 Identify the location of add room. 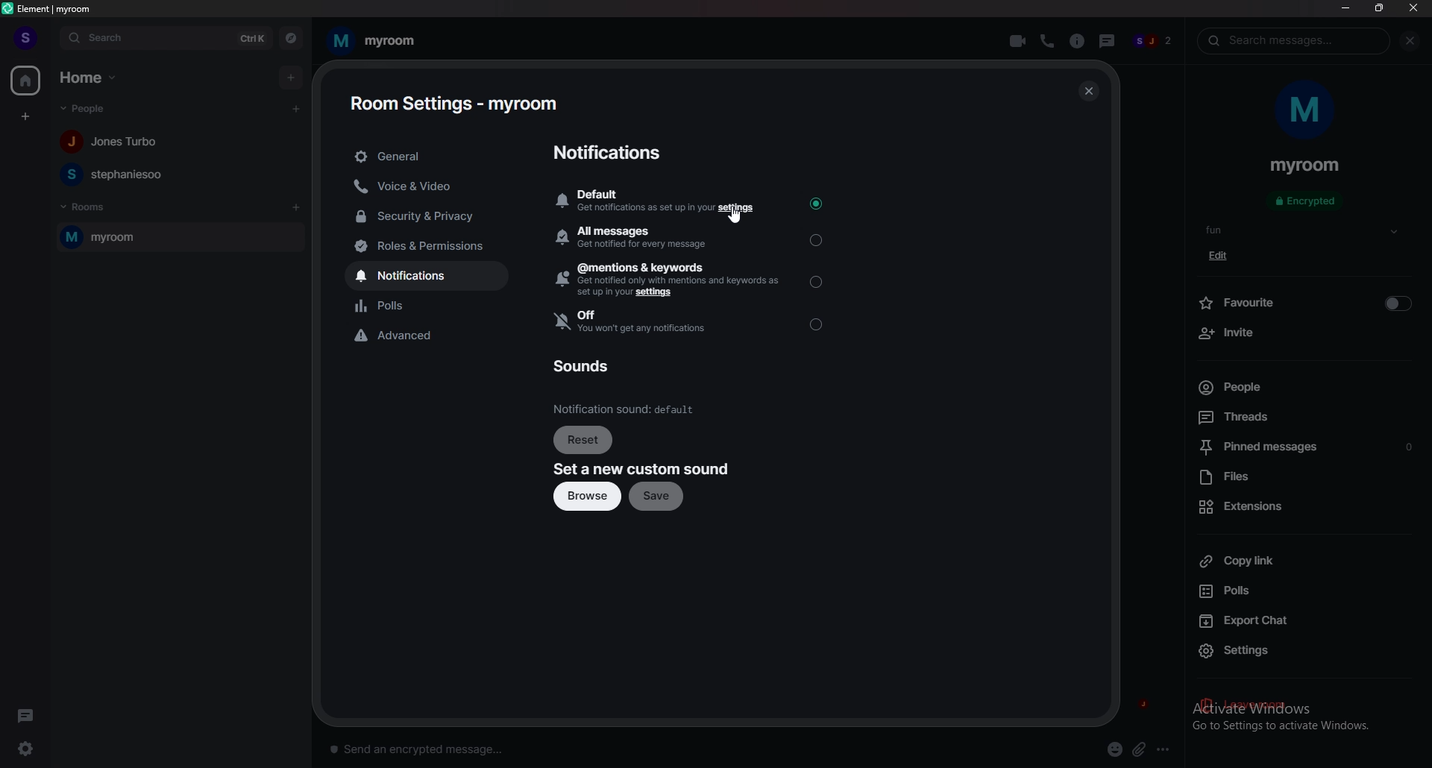
(297, 207).